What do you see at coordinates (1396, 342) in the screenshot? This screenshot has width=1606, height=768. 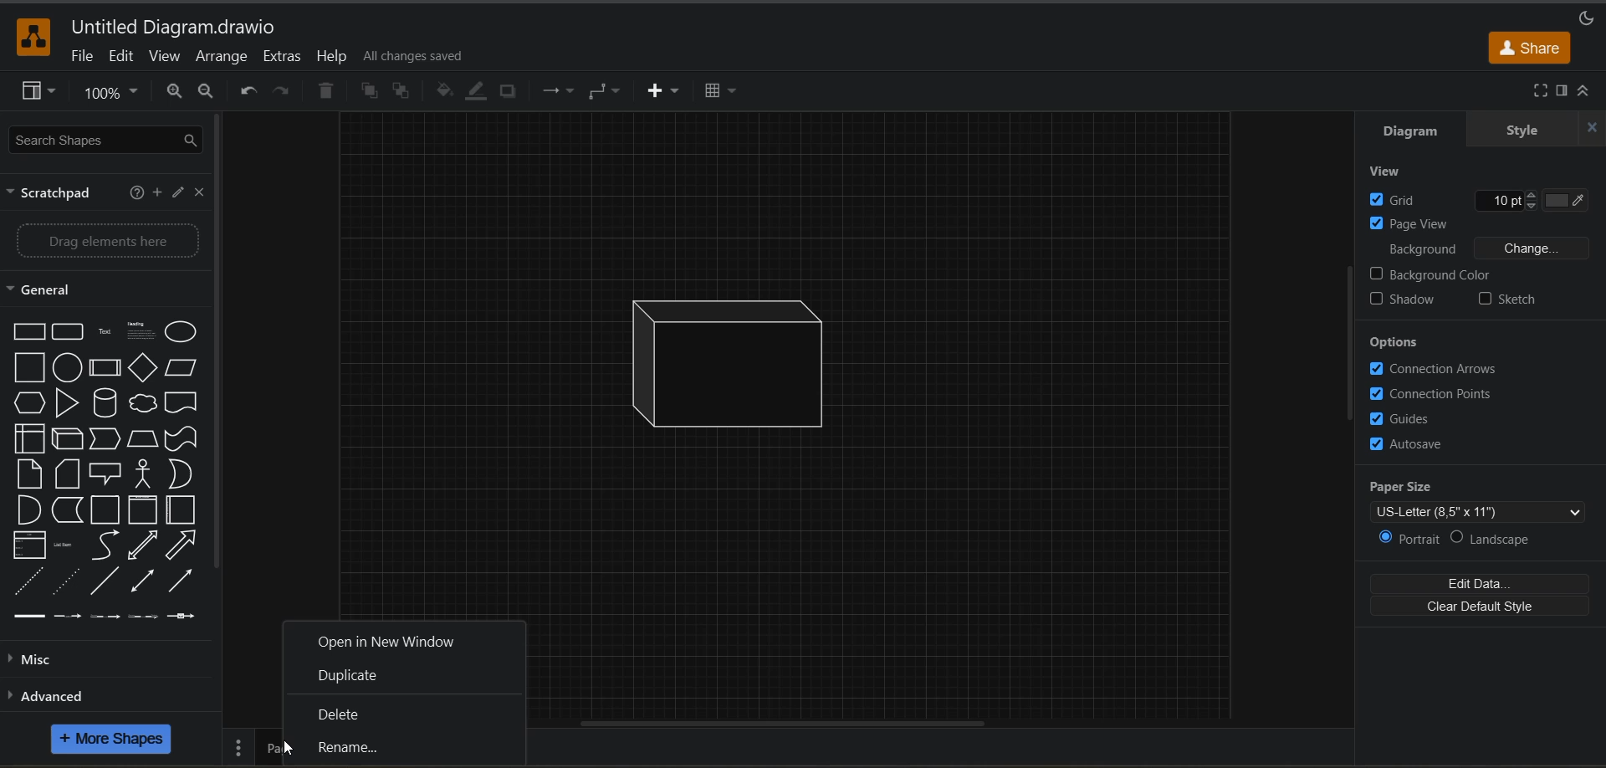 I see `options` at bounding box center [1396, 342].